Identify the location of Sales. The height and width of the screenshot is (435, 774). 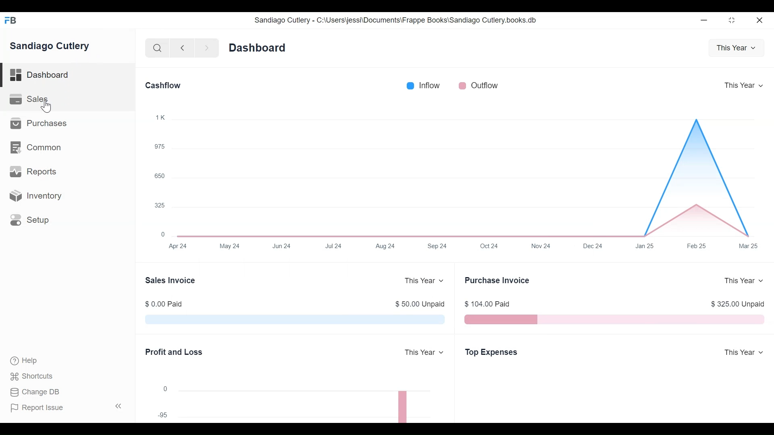
(30, 99).